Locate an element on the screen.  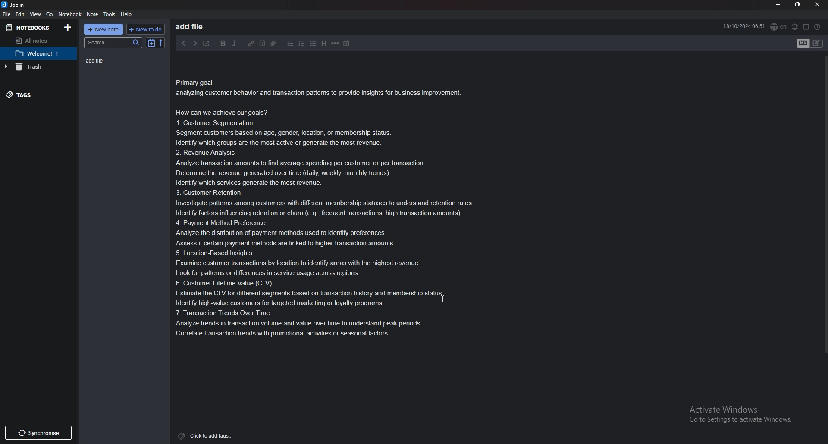
Toggle editor layout is located at coordinates (806, 26).